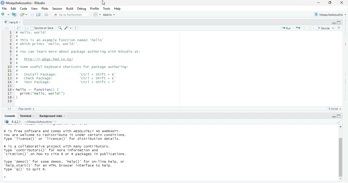 This screenshot has height=183, width=348. I want to click on Console, so click(9, 117).